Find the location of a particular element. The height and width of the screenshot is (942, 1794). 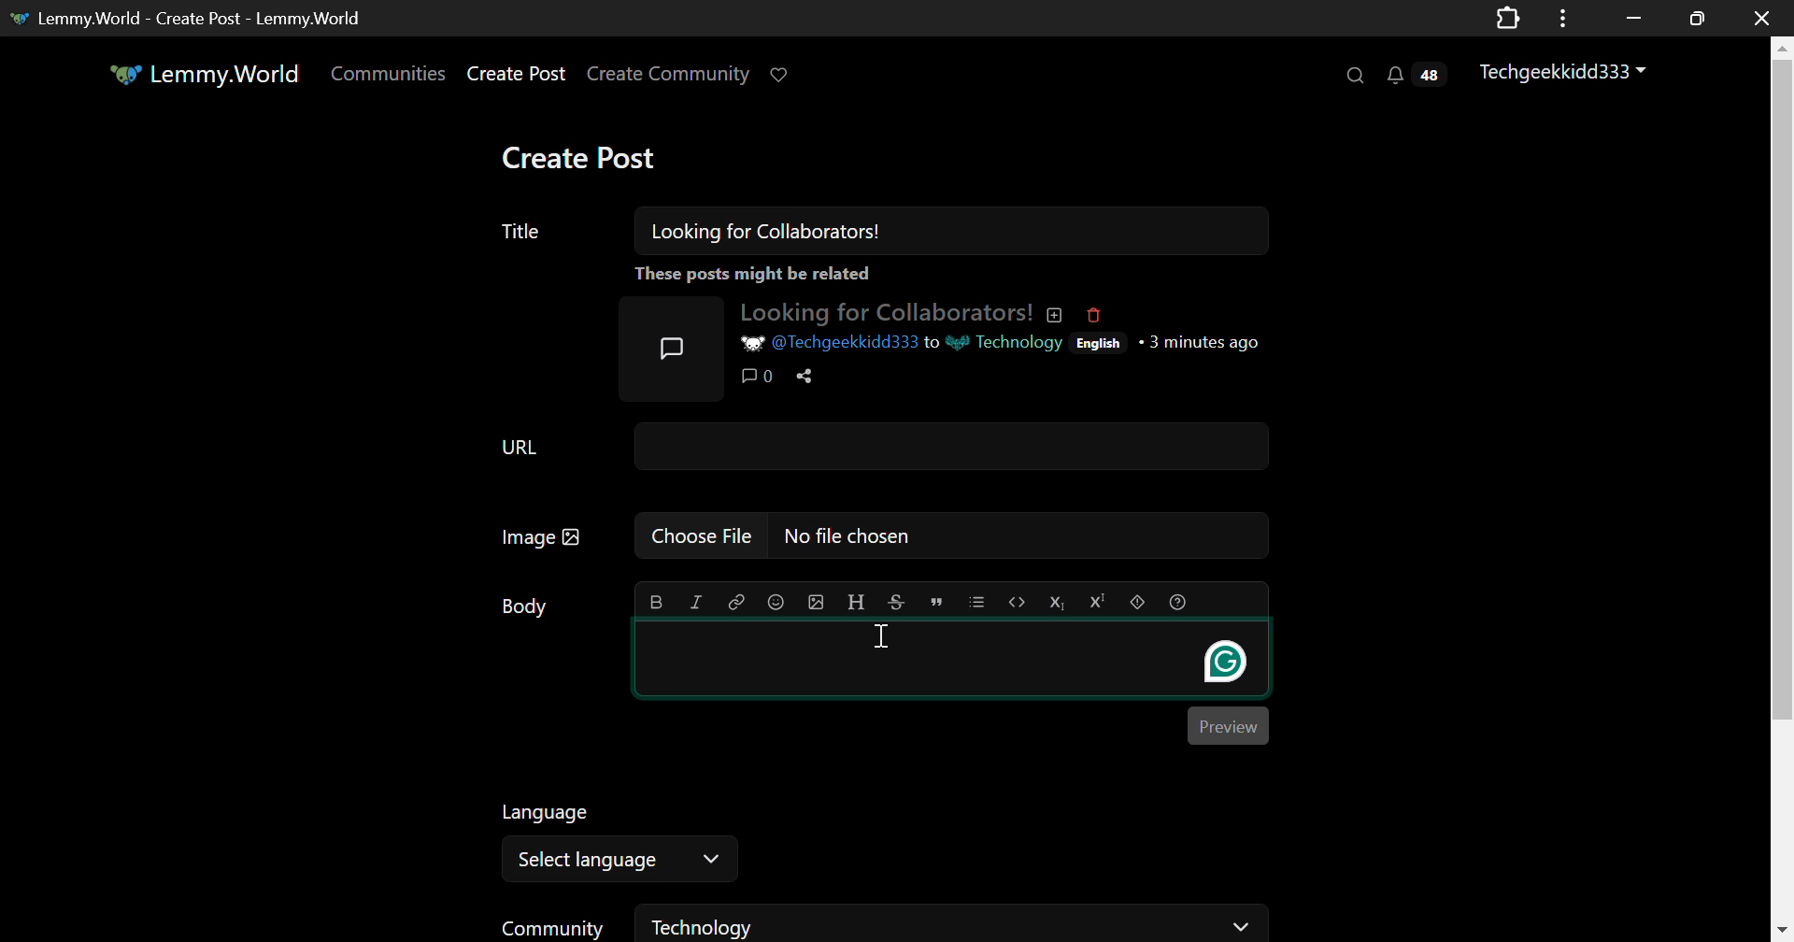

Notifications  is located at coordinates (1414, 78).